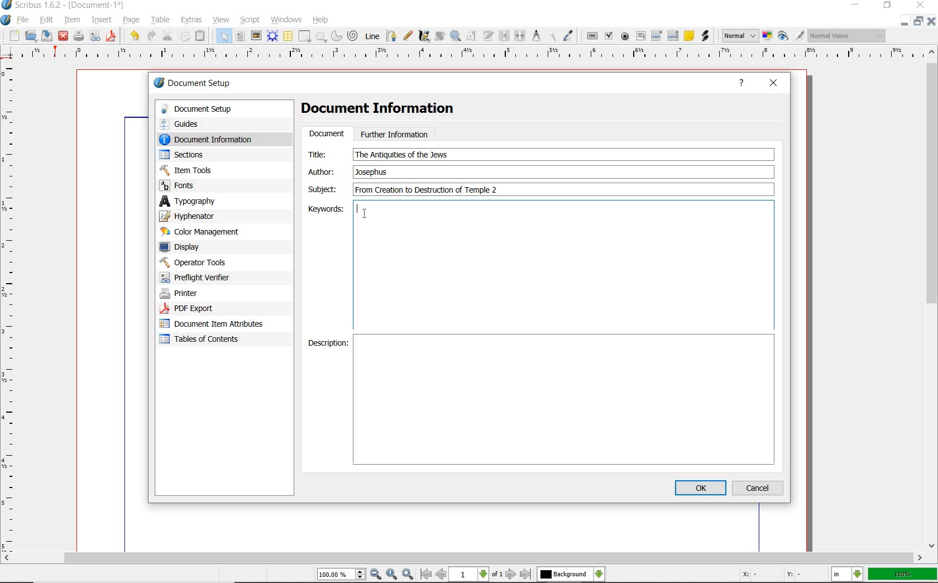  I want to click on edit contents of frame, so click(473, 37).